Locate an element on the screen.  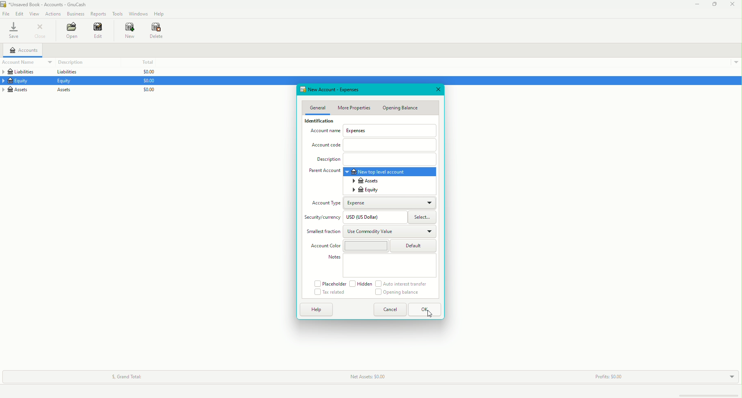
Placeholder is located at coordinates (330, 284).